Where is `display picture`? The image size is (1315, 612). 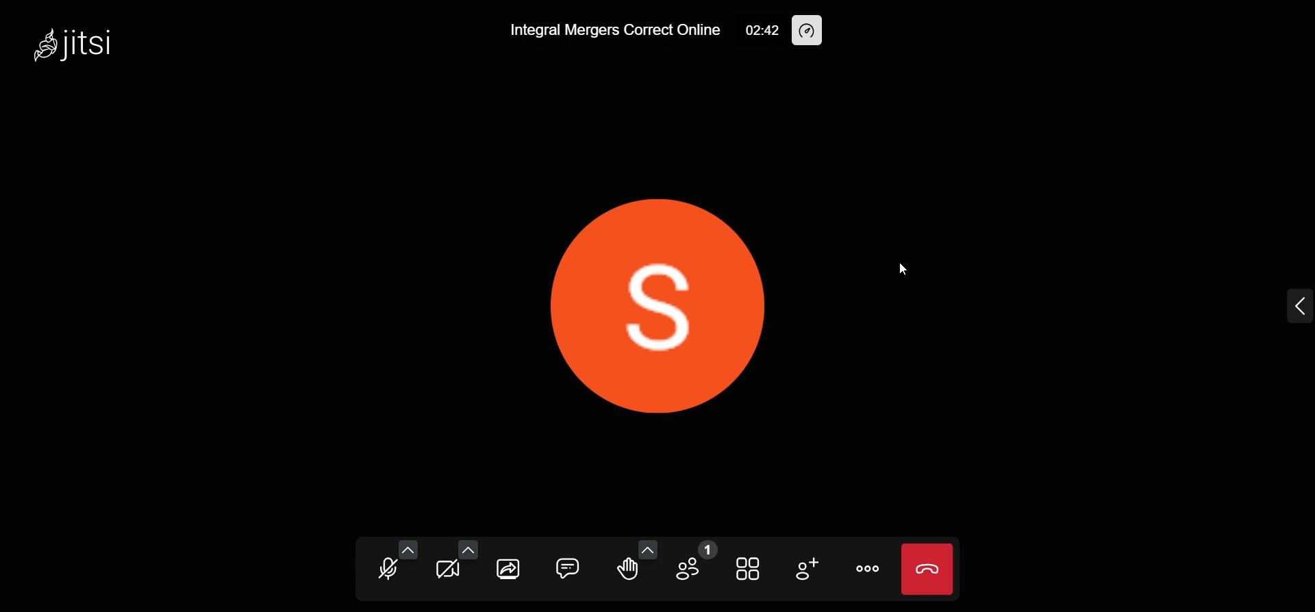 display picture is located at coordinates (655, 294).